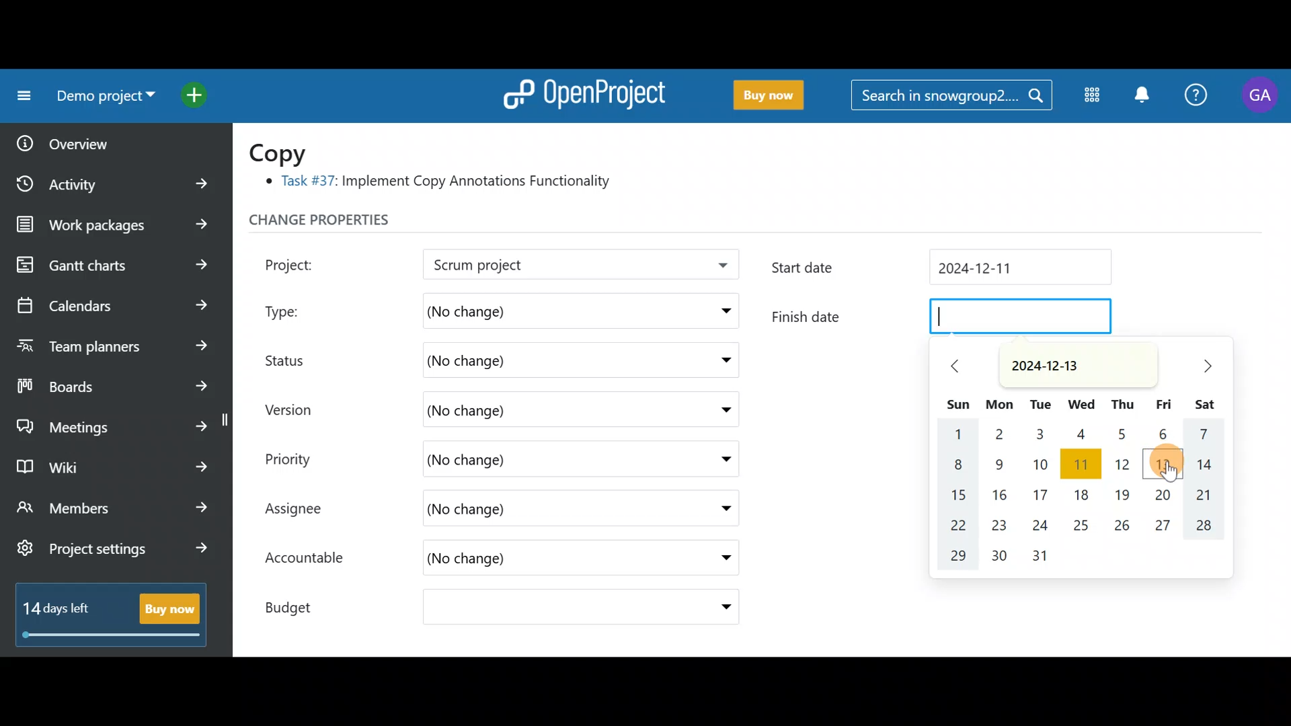 Image resolution: width=1291 pixels, height=726 pixels. What do you see at coordinates (1165, 405) in the screenshot?
I see `Fri` at bounding box center [1165, 405].